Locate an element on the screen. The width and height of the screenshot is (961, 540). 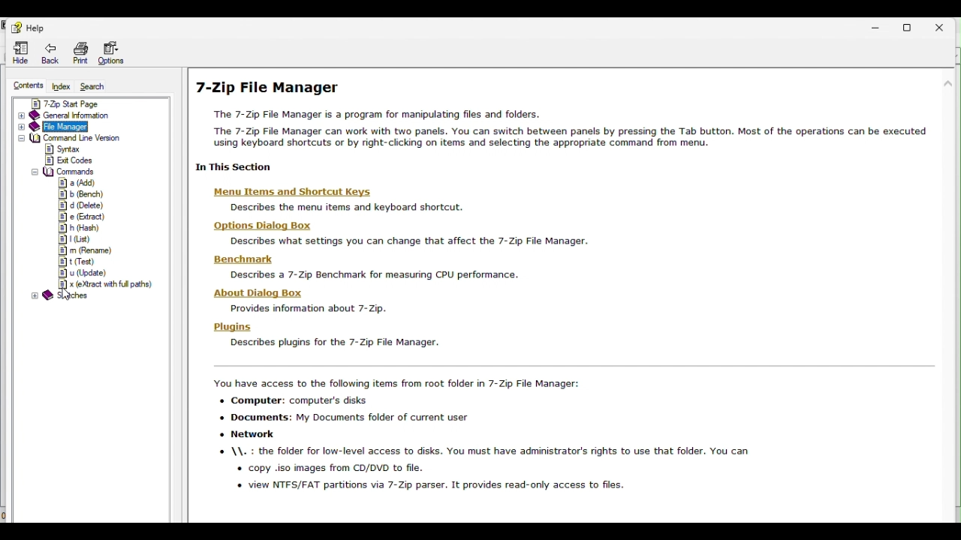
General information is located at coordinates (73, 115).